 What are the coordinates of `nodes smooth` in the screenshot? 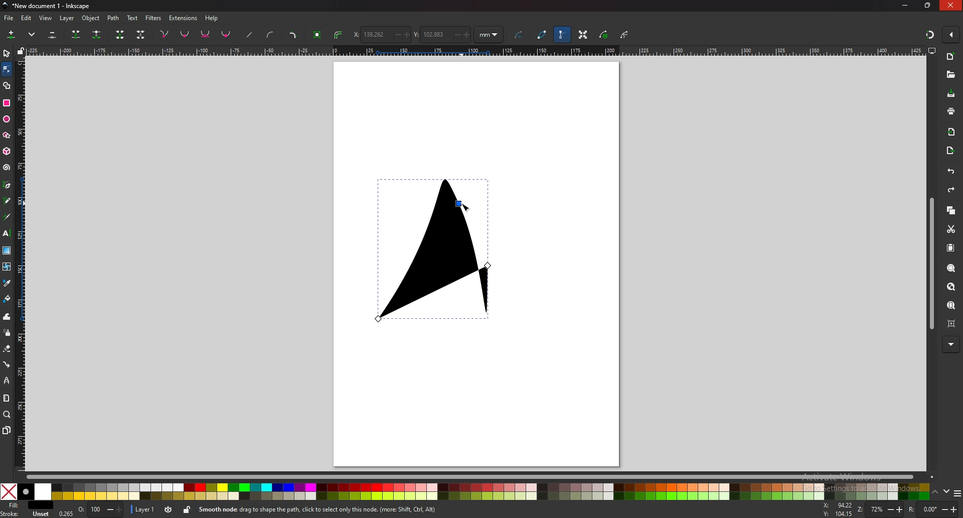 It's located at (185, 34).